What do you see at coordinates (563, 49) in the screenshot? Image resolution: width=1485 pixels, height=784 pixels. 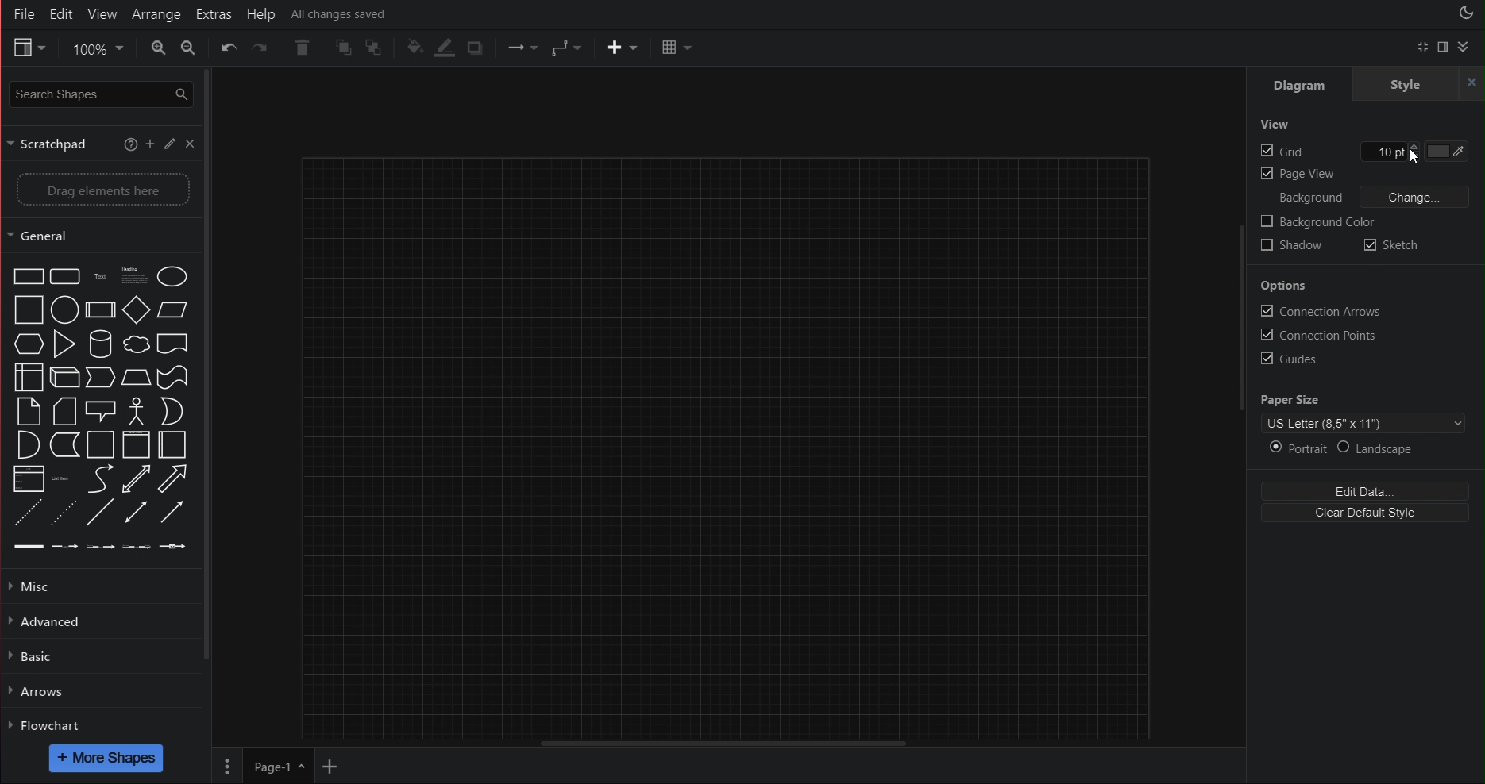 I see `Waypoints` at bounding box center [563, 49].